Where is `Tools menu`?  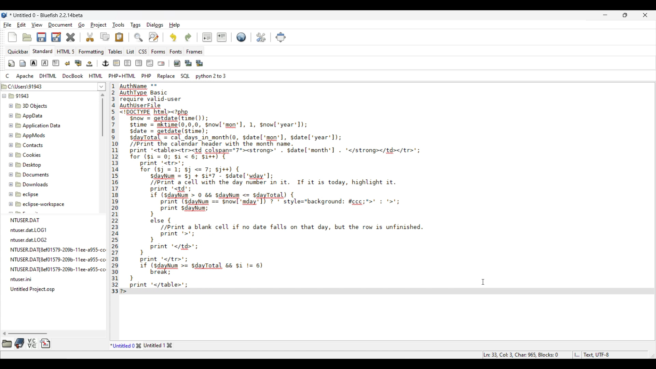 Tools menu is located at coordinates (119, 25).